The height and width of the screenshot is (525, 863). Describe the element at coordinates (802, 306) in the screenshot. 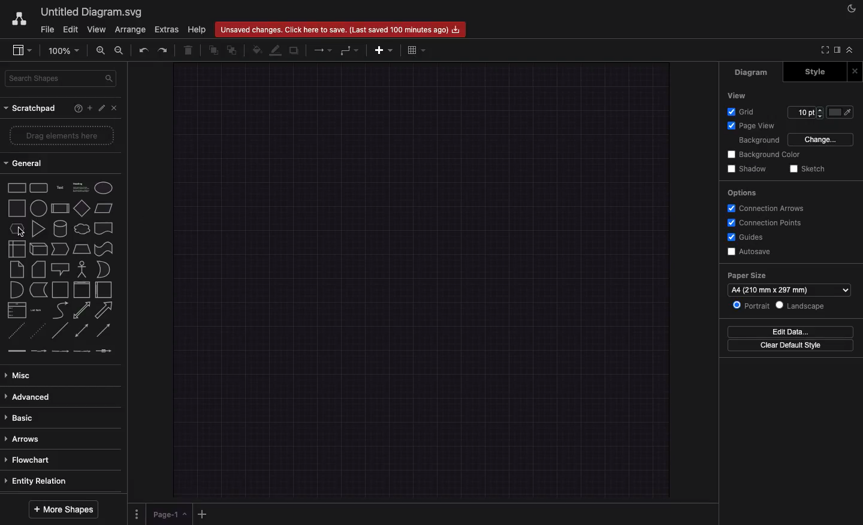

I see `Landscape` at that location.